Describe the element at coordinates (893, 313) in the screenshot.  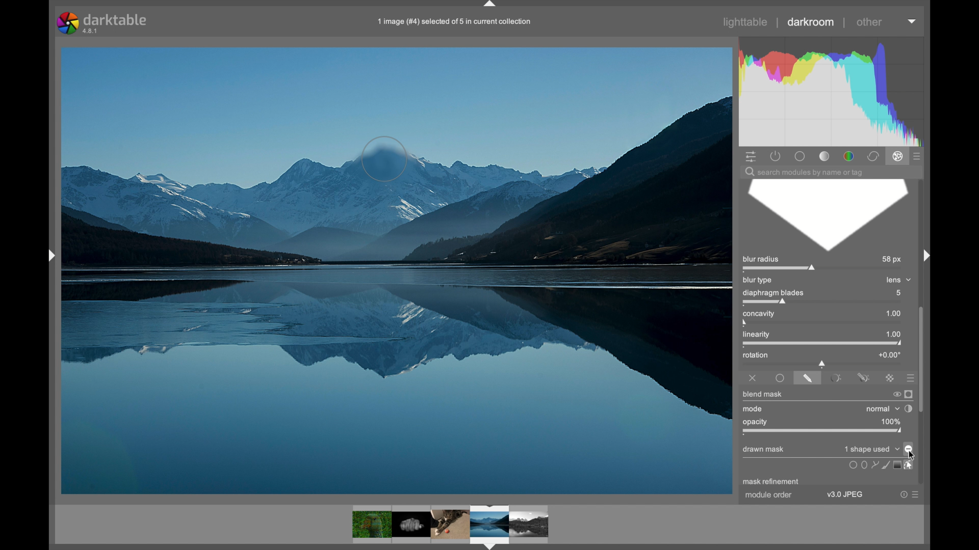
I see `1.00` at that location.